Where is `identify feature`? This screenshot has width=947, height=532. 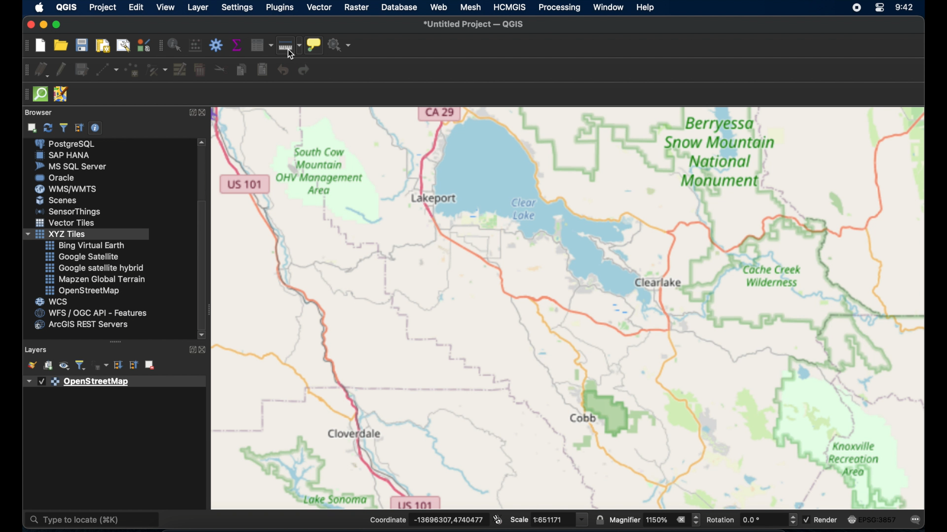 identify feature is located at coordinates (174, 45).